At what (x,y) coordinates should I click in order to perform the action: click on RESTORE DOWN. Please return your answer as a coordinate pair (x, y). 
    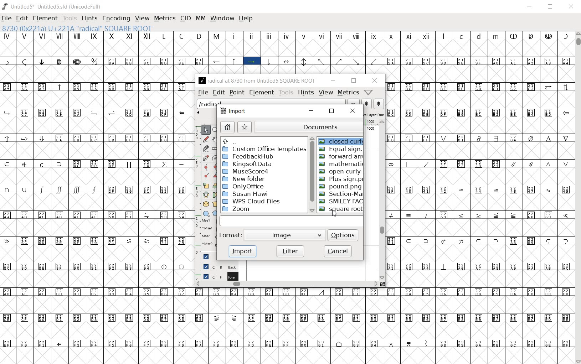
    Looking at the image, I should click on (551, 7).